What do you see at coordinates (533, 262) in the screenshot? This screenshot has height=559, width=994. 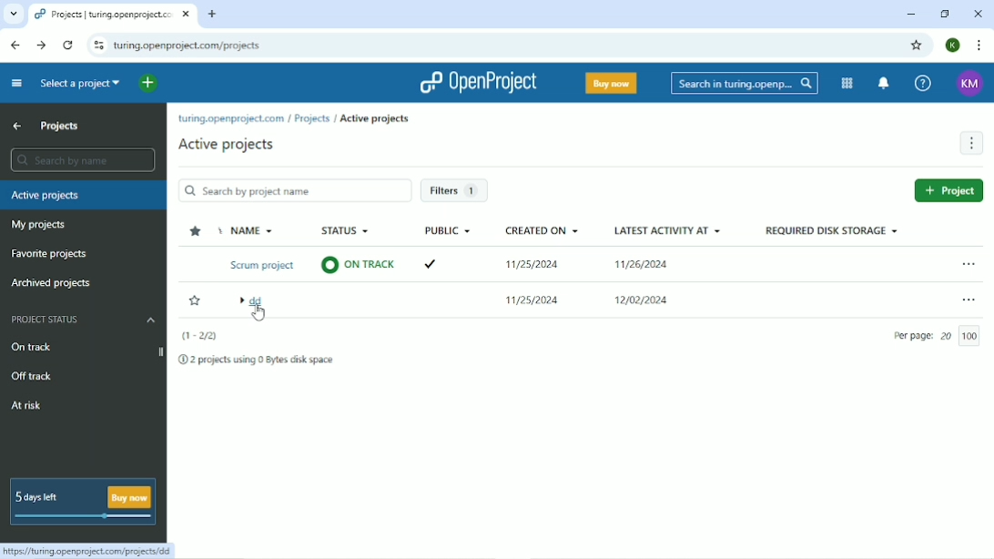 I see `11/25/2024` at bounding box center [533, 262].